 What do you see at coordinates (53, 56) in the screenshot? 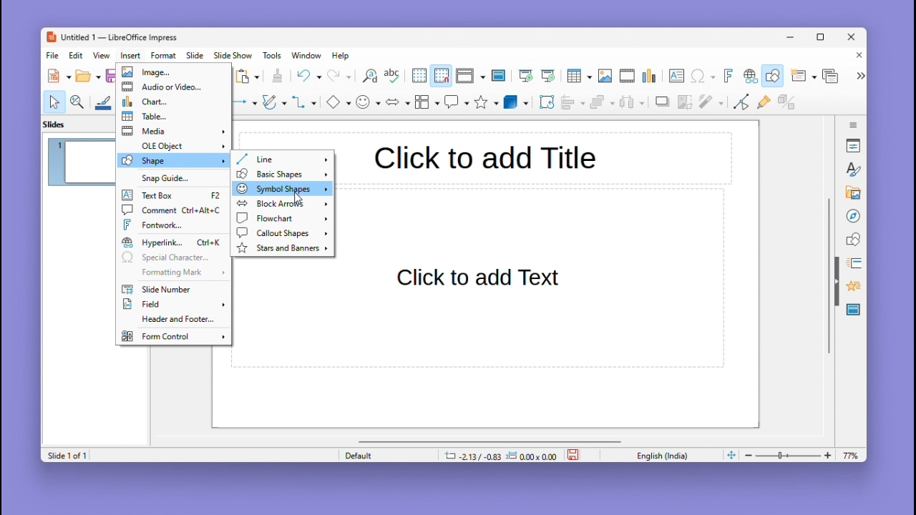
I see `File` at bounding box center [53, 56].